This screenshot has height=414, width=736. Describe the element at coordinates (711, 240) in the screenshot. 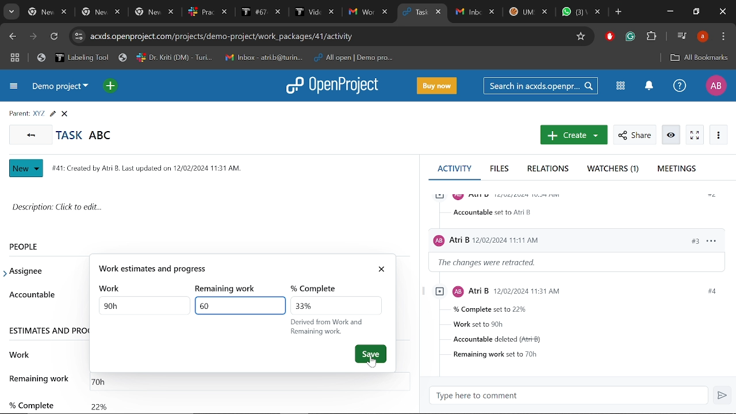

I see `options` at that location.